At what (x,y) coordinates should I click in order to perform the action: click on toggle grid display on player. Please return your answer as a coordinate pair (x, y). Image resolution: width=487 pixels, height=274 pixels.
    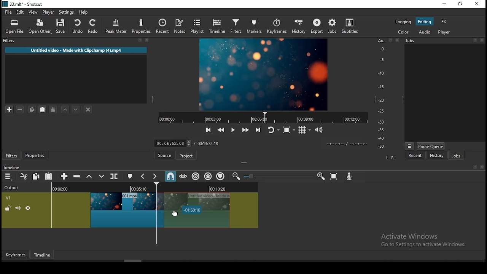
    Looking at the image, I should click on (306, 129).